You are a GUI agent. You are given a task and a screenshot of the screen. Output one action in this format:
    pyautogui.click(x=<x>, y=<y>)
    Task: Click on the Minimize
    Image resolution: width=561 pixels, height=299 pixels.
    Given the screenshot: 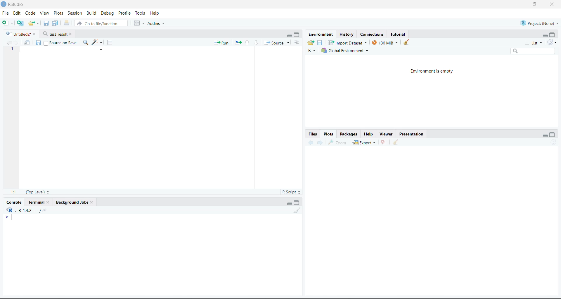 What is the action you would take?
    pyautogui.click(x=541, y=35)
    